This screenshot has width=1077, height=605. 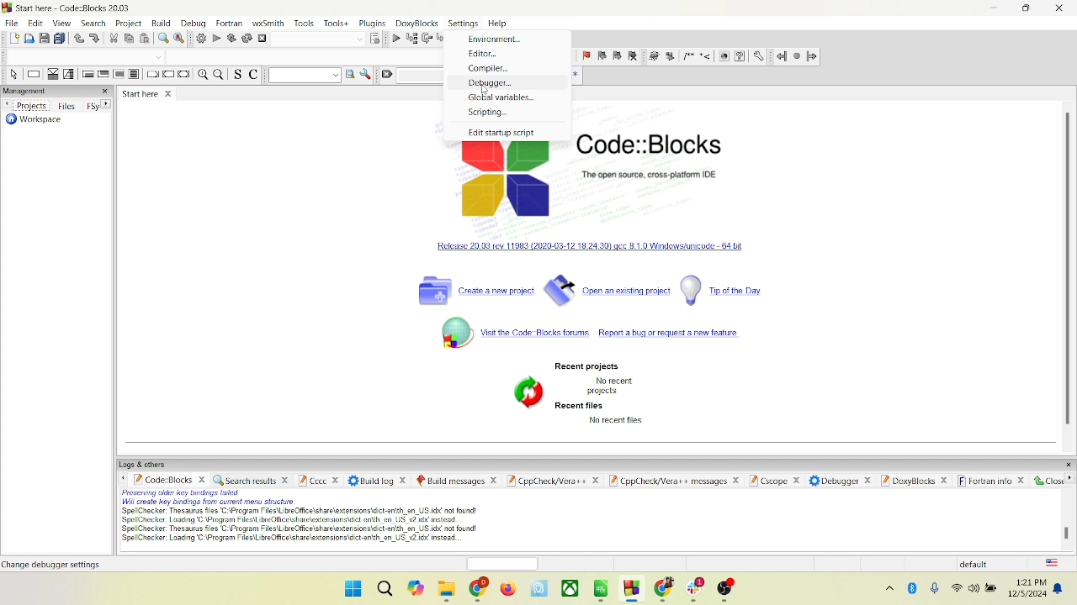 What do you see at coordinates (781, 55) in the screenshot?
I see `jump back` at bounding box center [781, 55].